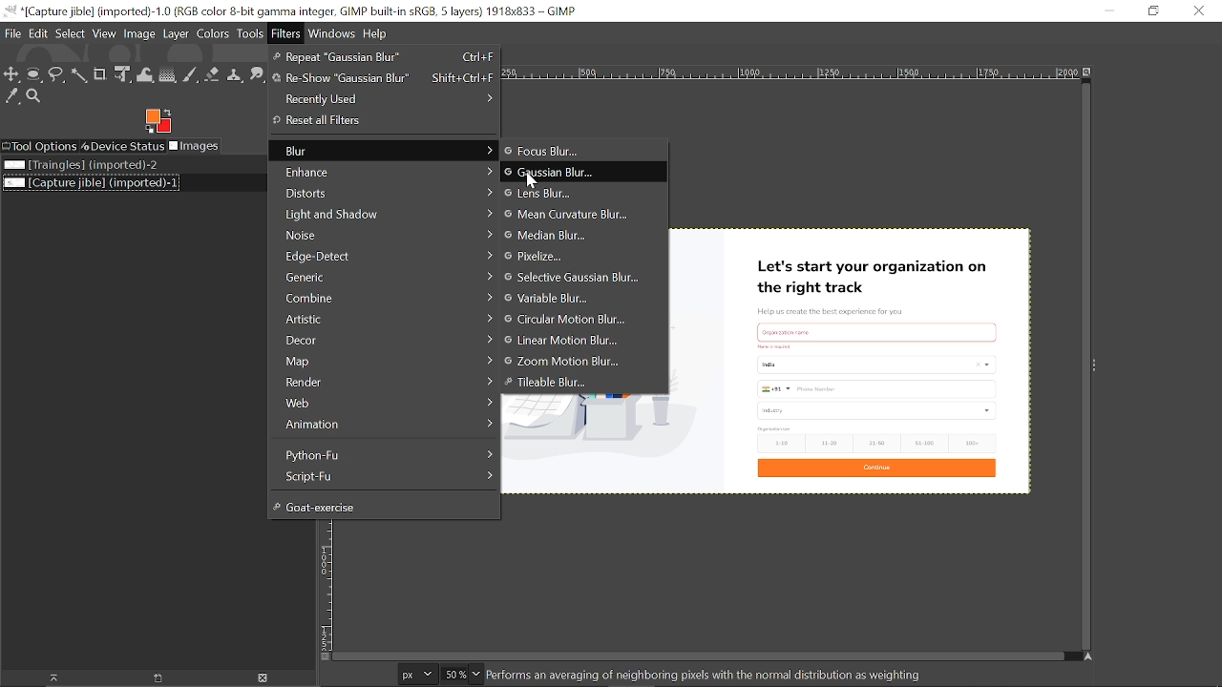  I want to click on Current image, so click(853, 360).